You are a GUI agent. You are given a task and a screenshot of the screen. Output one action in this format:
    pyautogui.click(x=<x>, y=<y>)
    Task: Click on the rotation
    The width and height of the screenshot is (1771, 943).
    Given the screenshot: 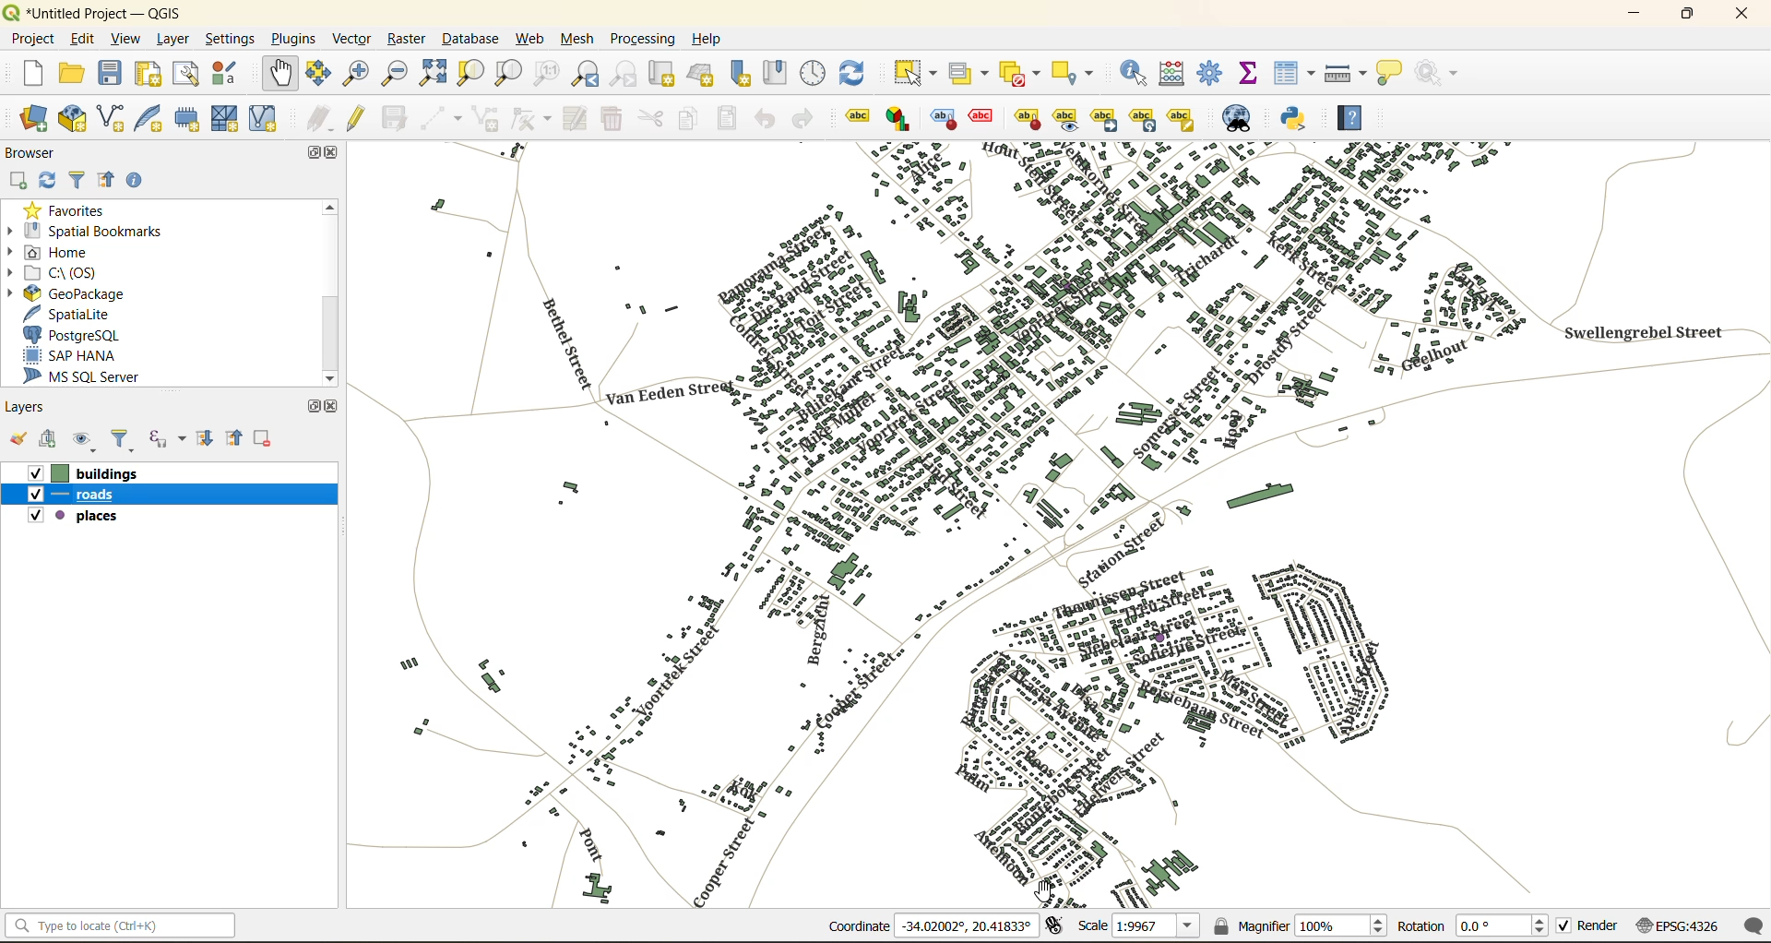 What is the action you would take?
    pyautogui.click(x=1469, y=925)
    